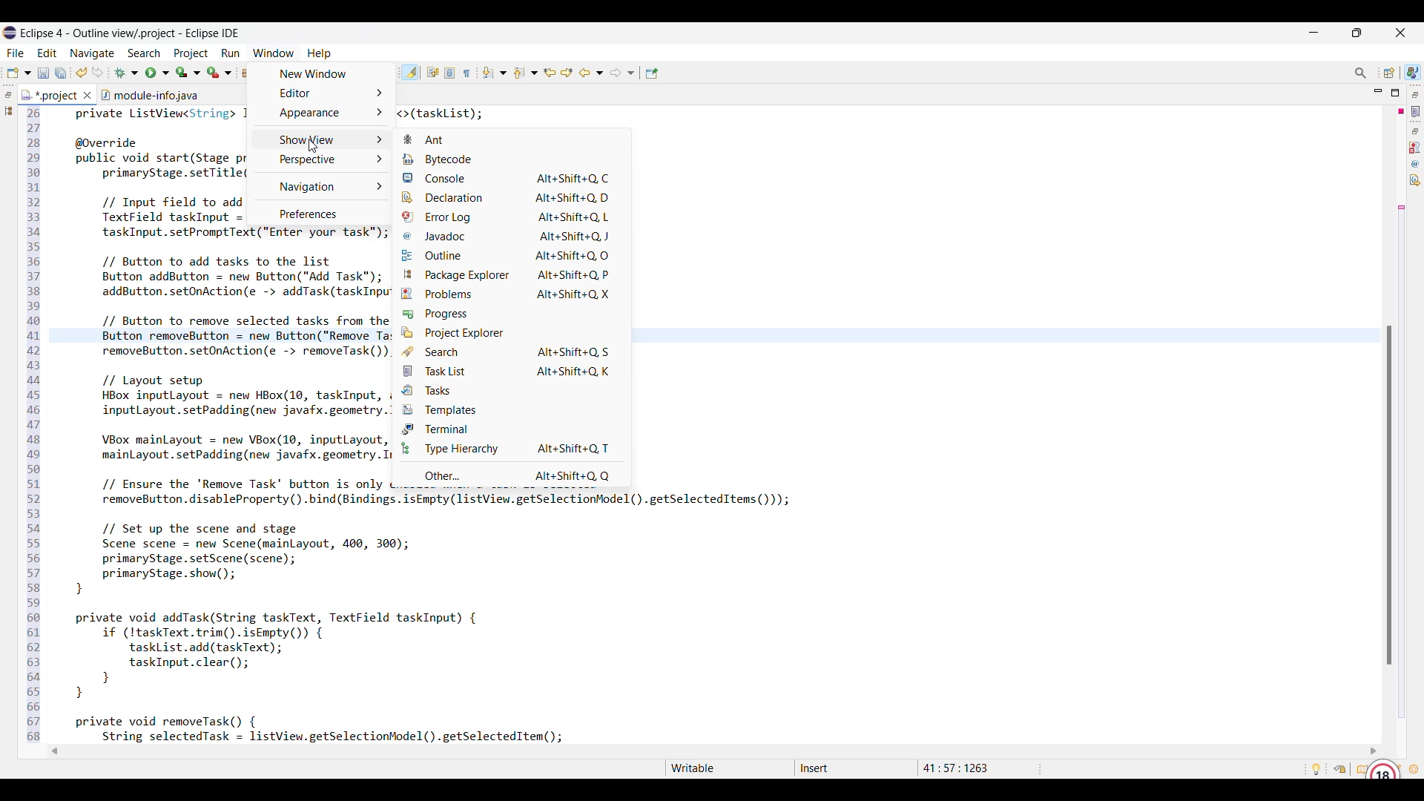 This screenshot has width=1424, height=801. What do you see at coordinates (15, 53) in the screenshot?
I see `File menu` at bounding box center [15, 53].